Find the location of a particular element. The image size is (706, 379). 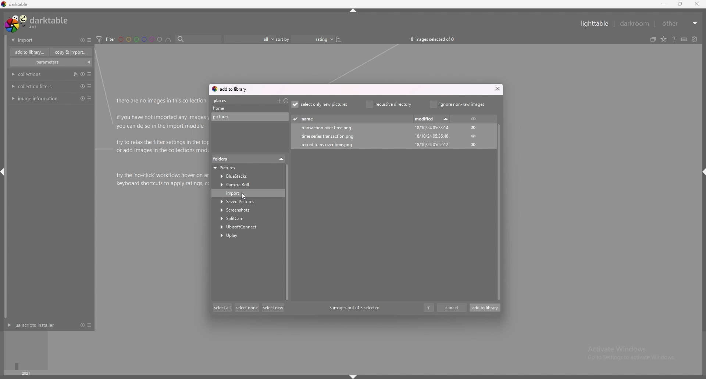

mark already imported picture is located at coordinates (296, 119).